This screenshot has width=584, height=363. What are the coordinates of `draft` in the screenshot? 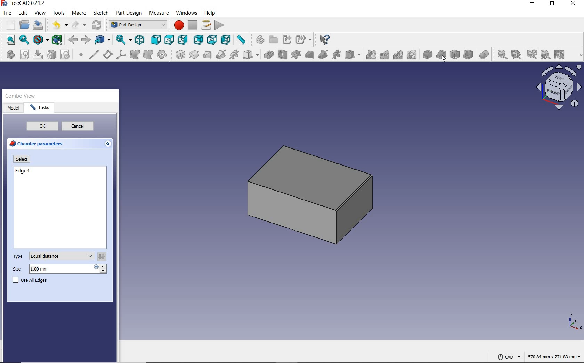 It's located at (455, 55).